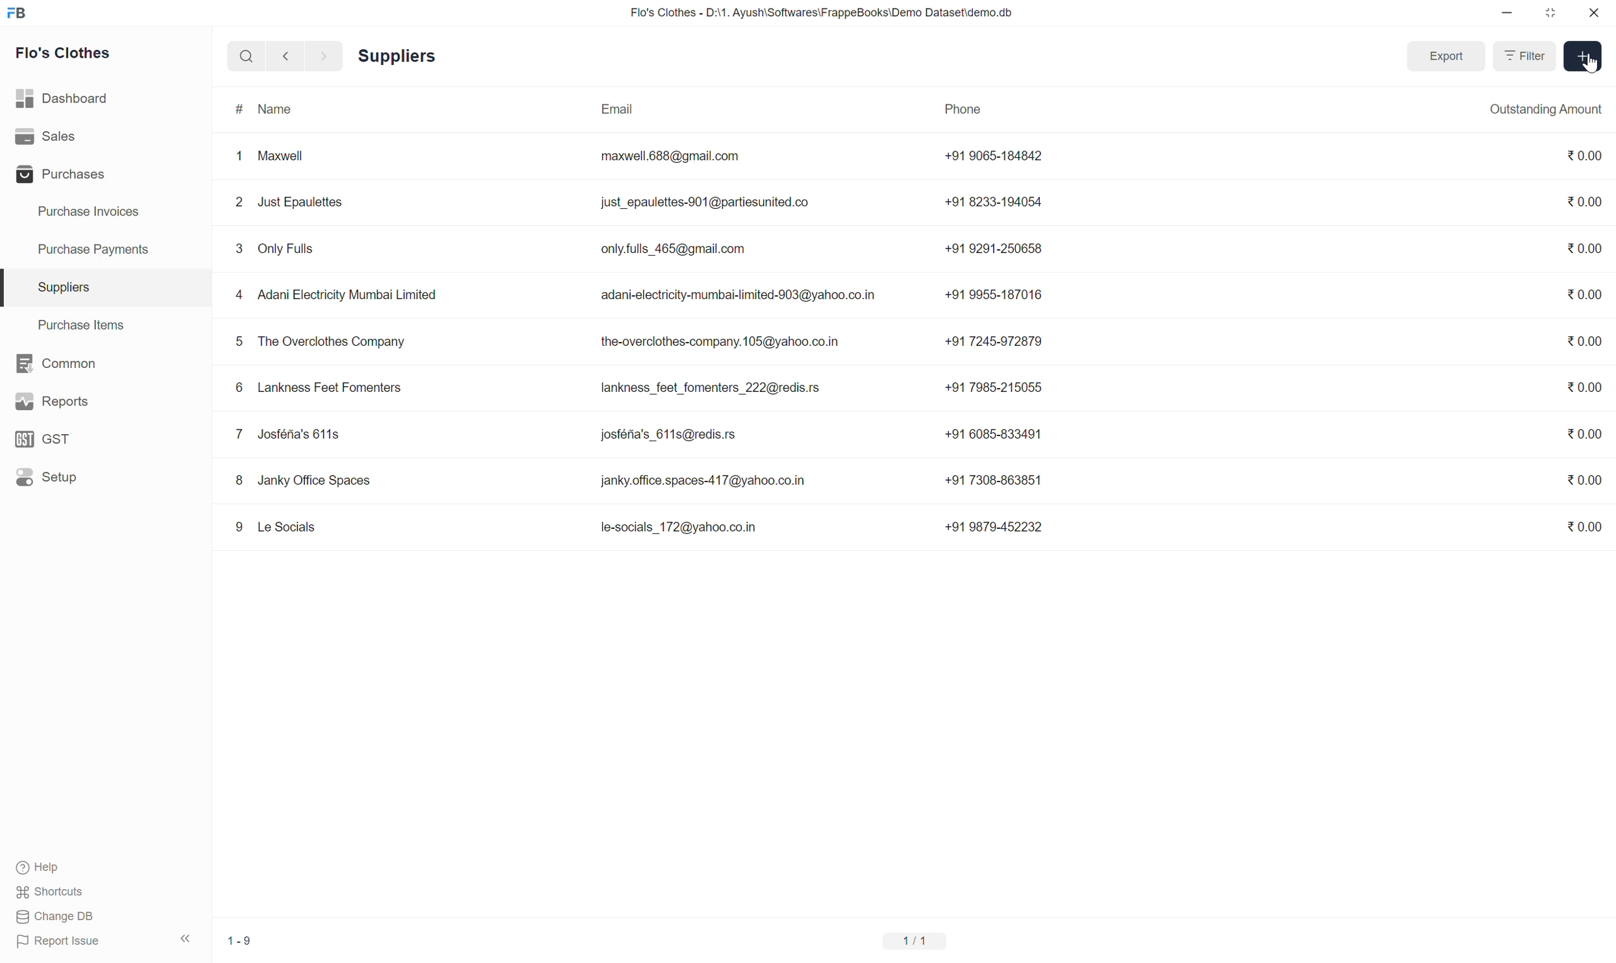 The image size is (1616, 963). What do you see at coordinates (1582, 56) in the screenshot?
I see `Add new Purchase Invoice` at bounding box center [1582, 56].